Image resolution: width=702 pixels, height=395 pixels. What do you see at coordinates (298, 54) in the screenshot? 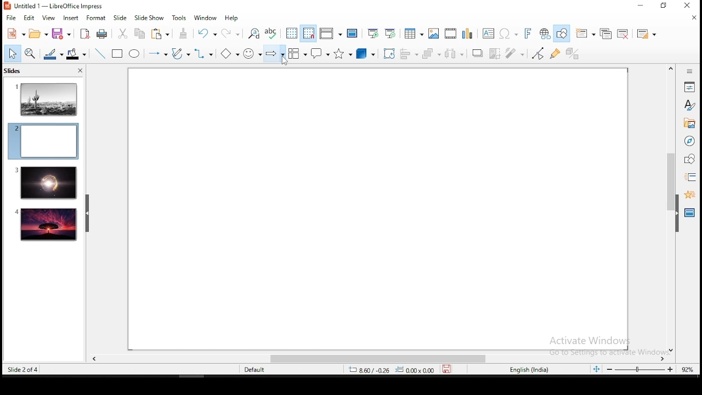
I see `flowchart` at bounding box center [298, 54].